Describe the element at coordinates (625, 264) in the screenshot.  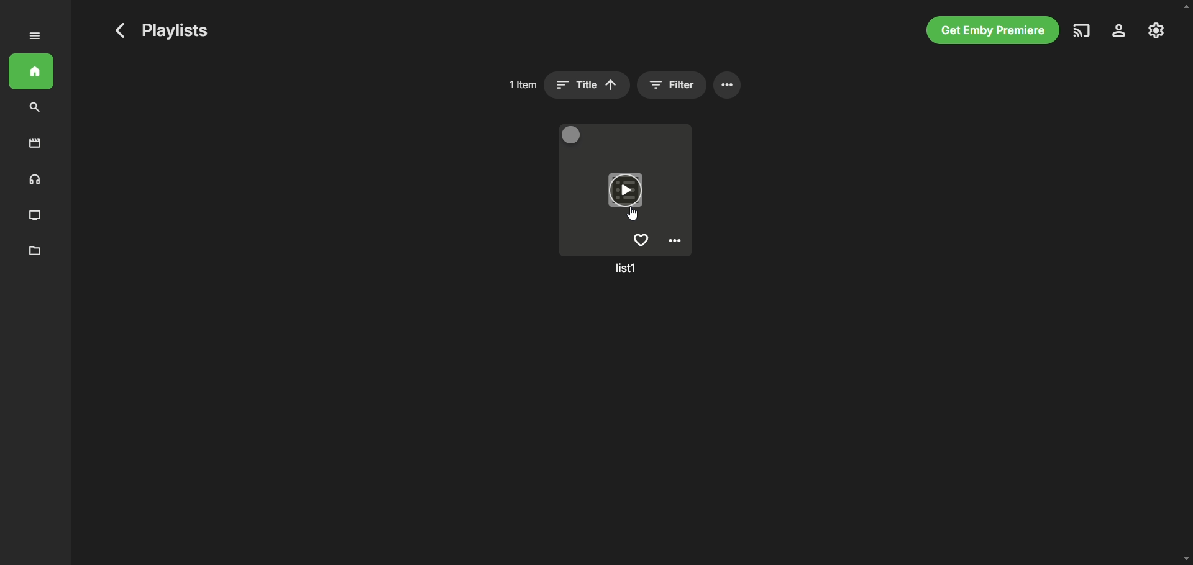
I see `playlist` at that location.